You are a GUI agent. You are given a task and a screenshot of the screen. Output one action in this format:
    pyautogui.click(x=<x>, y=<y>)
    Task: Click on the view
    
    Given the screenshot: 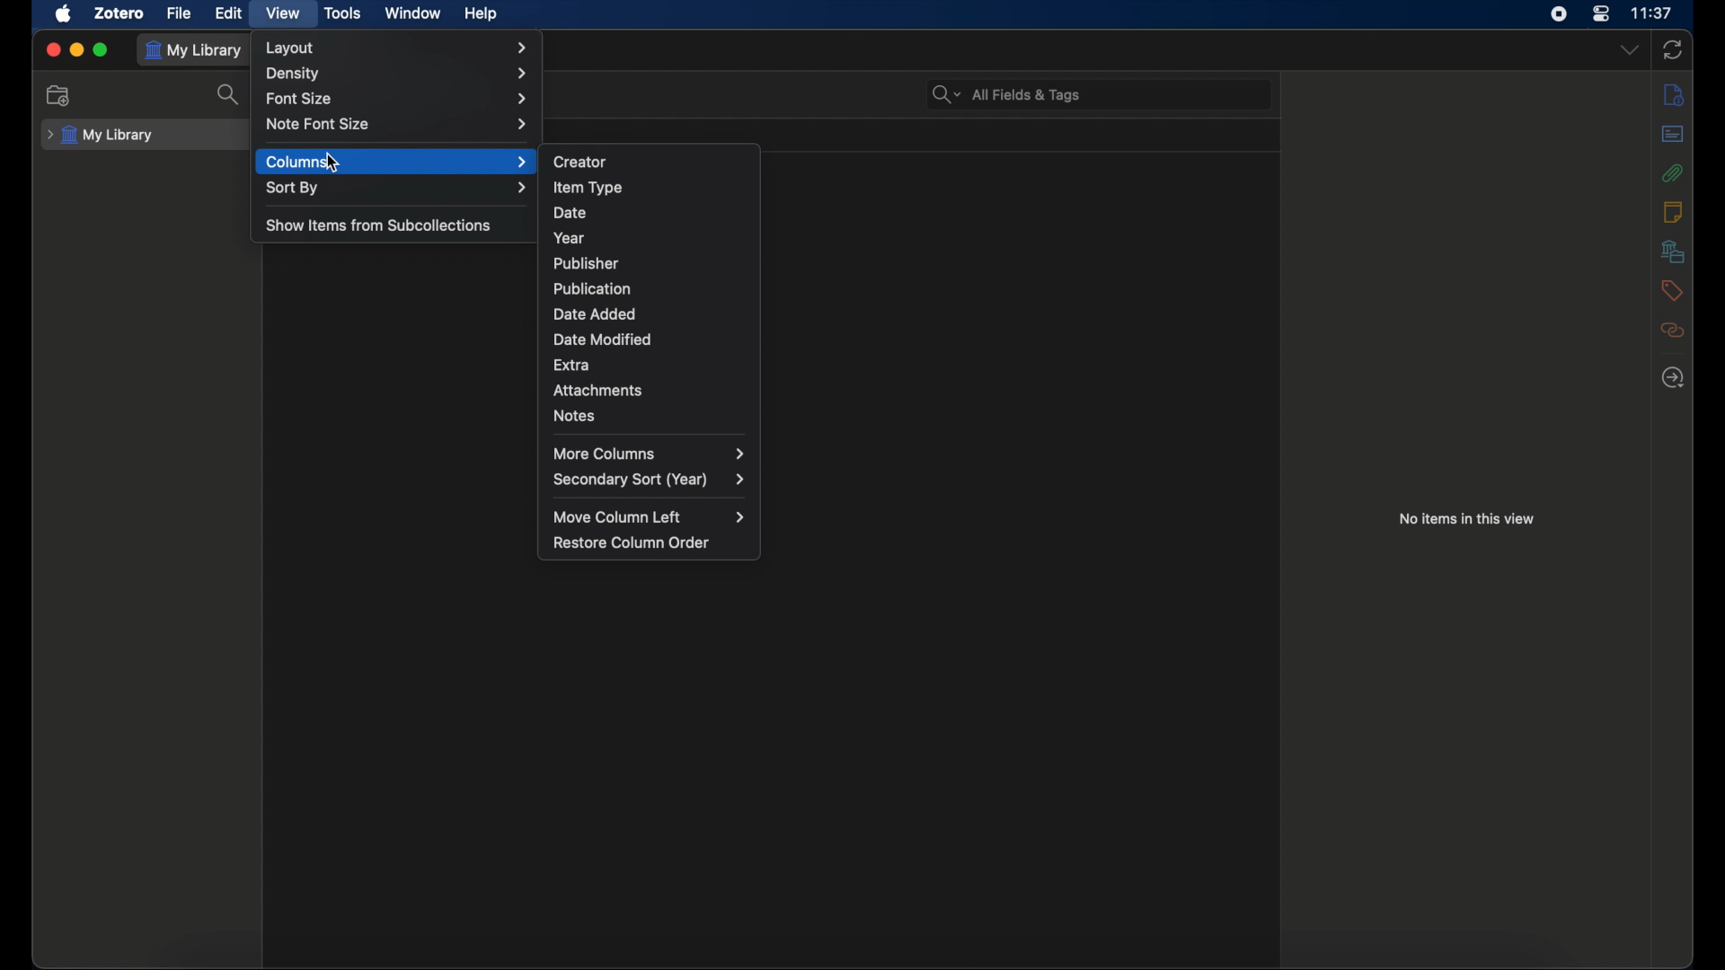 What is the action you would take?
    pyautogui.click(x=286, y=13)
    